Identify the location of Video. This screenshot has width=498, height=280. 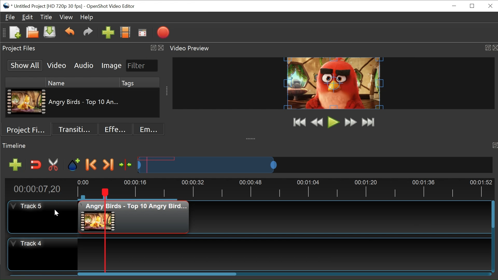
(57, 65).